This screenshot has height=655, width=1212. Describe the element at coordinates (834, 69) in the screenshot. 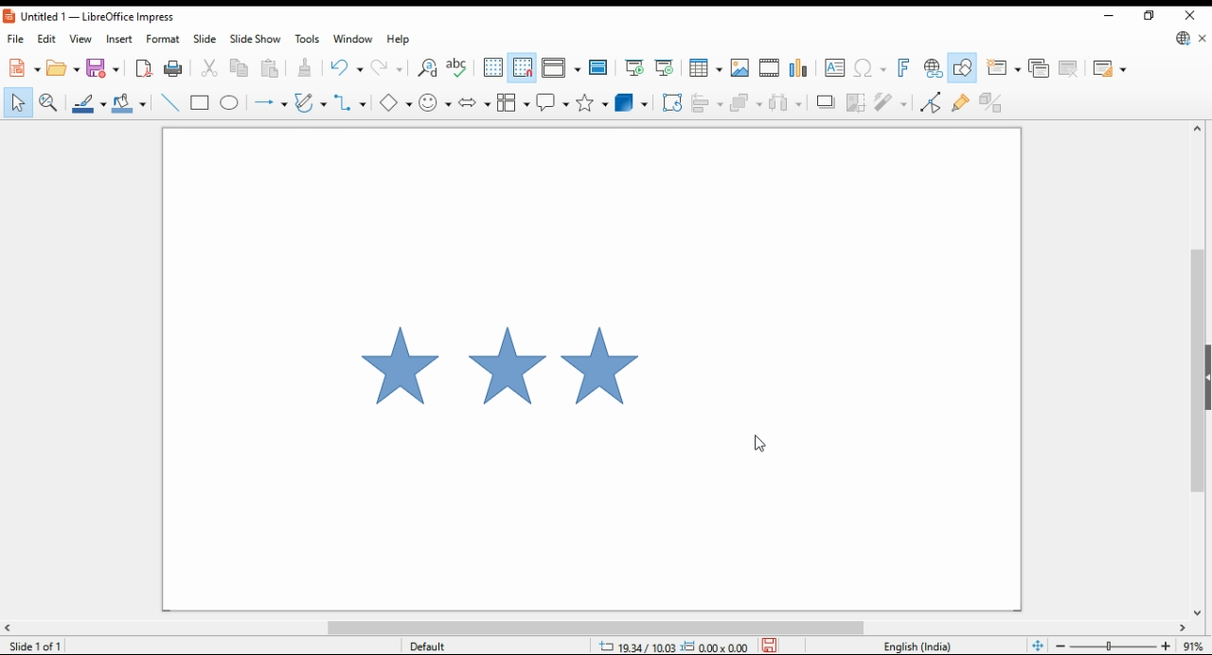

I see `insert textbox` at that location.